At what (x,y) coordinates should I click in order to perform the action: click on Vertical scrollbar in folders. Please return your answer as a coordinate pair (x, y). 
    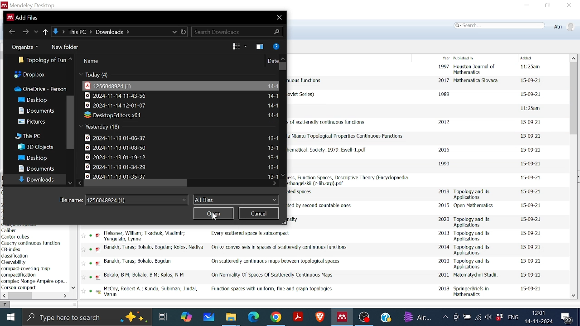
    Looking at the image, I should click on (72, 123).